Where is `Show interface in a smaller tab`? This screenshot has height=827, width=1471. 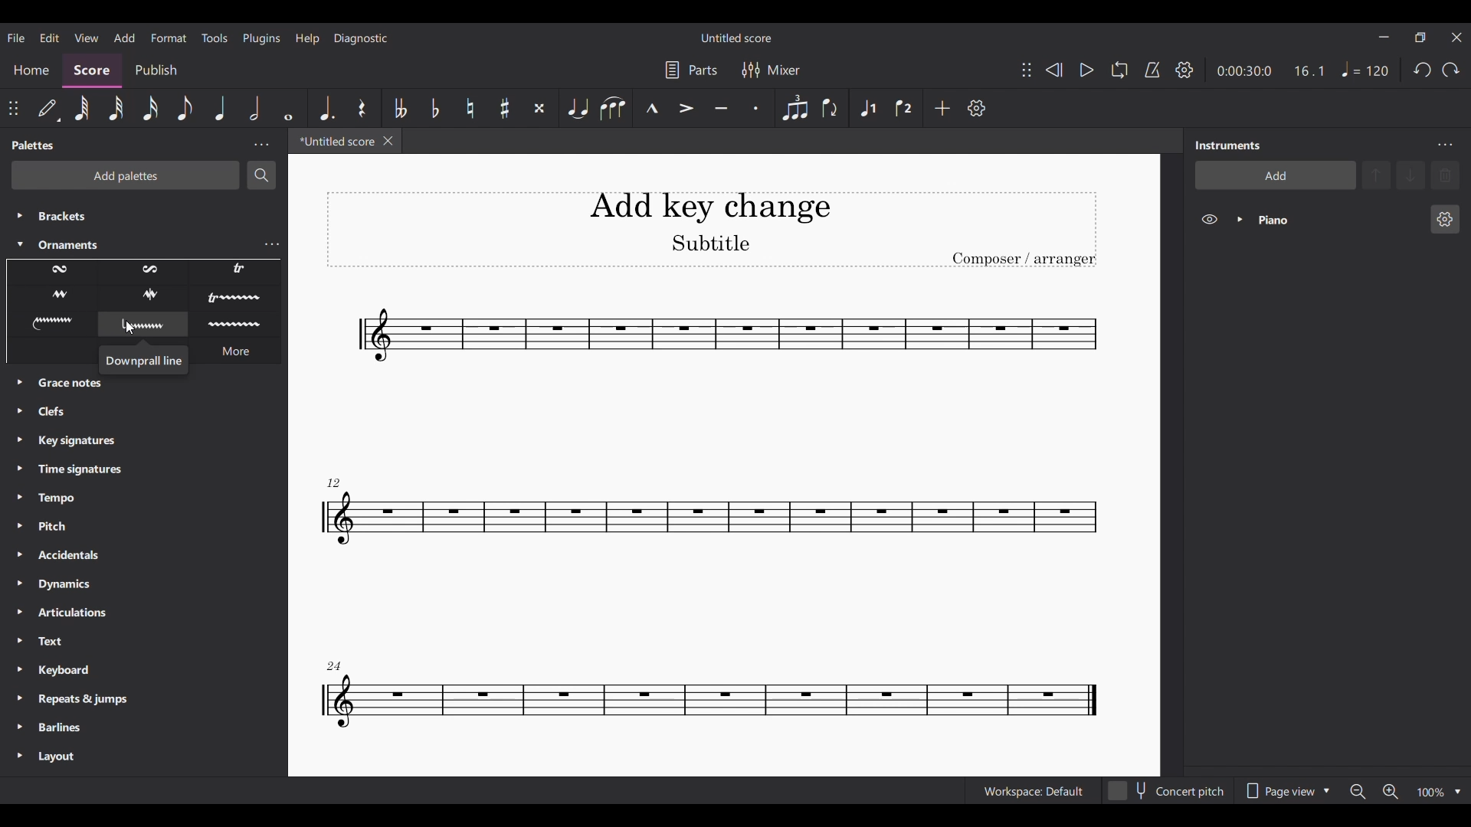 Show interface in a smaller tab is located at coordinates (1420, 37).